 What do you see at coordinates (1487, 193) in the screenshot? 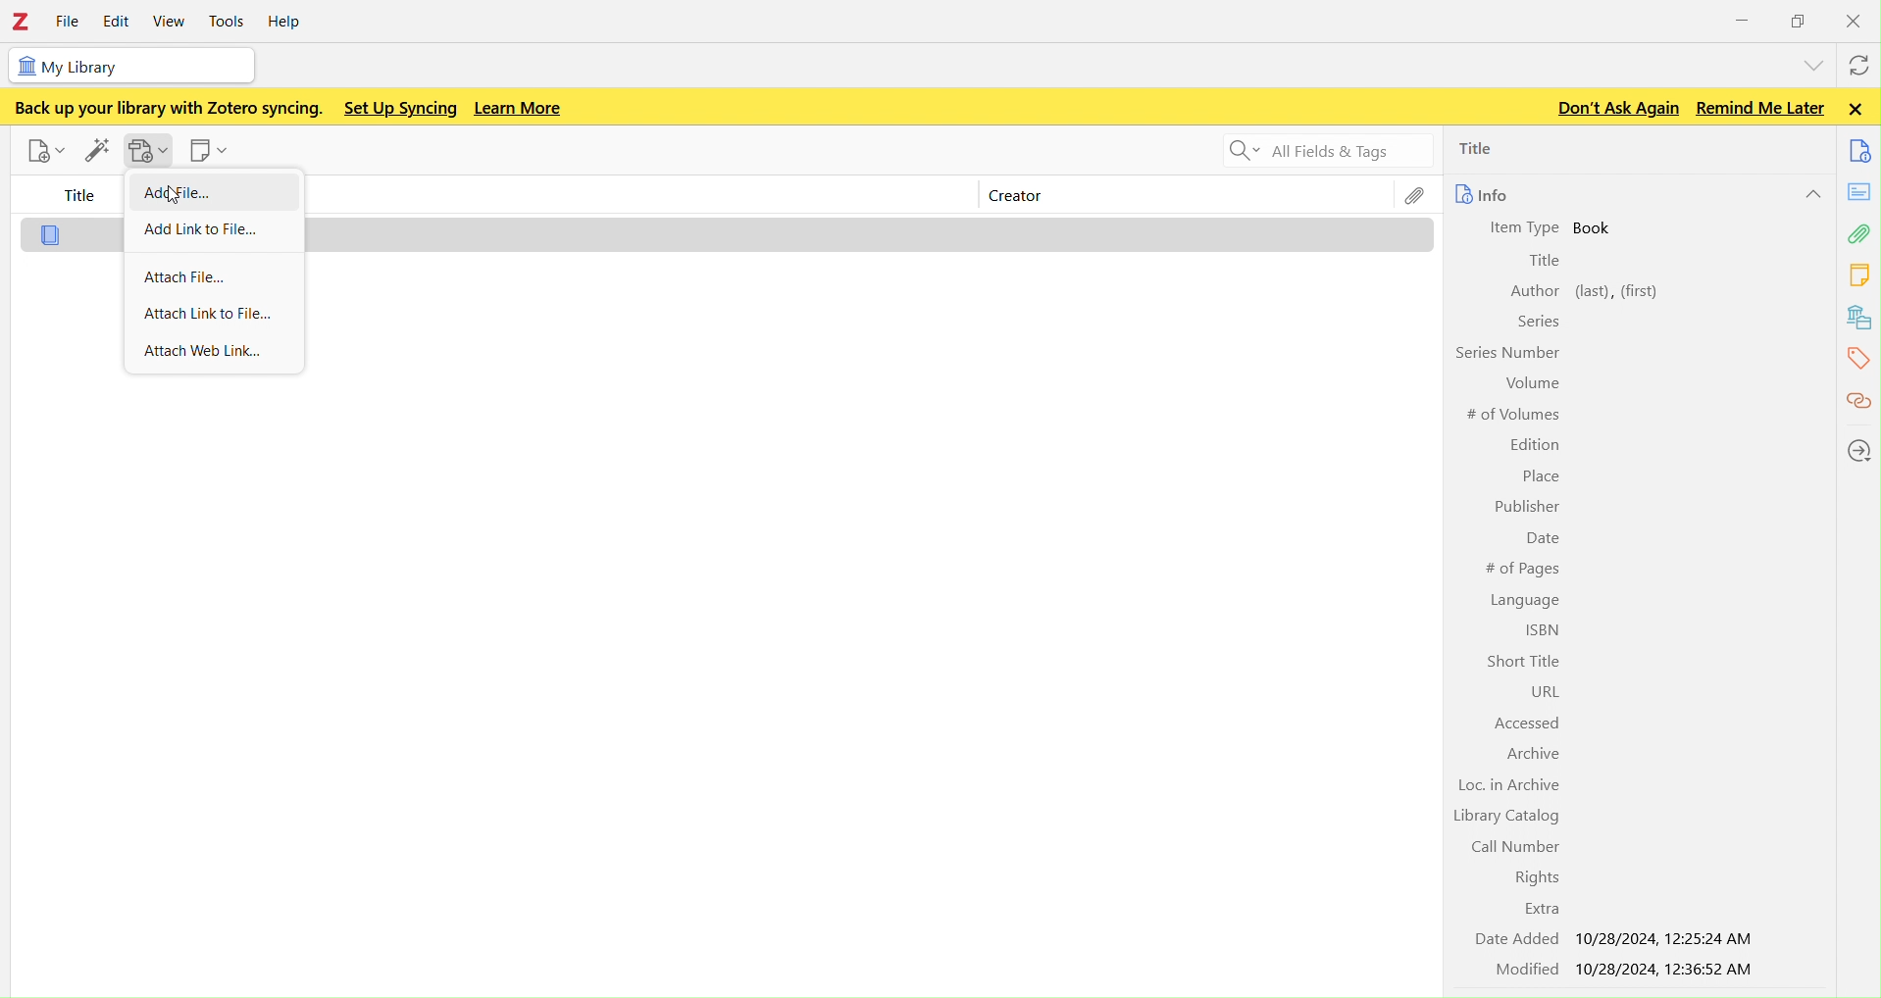
I see `info` at bounding box center [1487, 193].